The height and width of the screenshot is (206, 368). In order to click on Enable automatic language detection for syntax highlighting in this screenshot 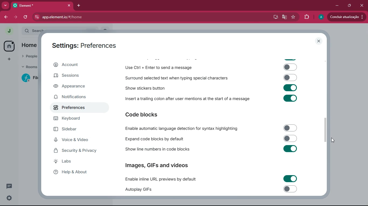, I will do `click(209, 128)`.